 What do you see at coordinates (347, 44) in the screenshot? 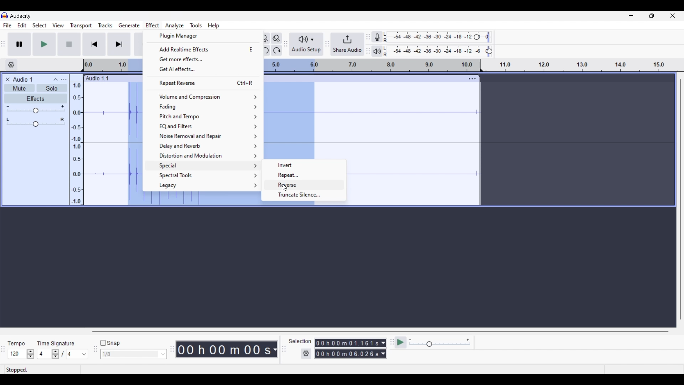
I see `Share audio` at bounding box center [347, 44].